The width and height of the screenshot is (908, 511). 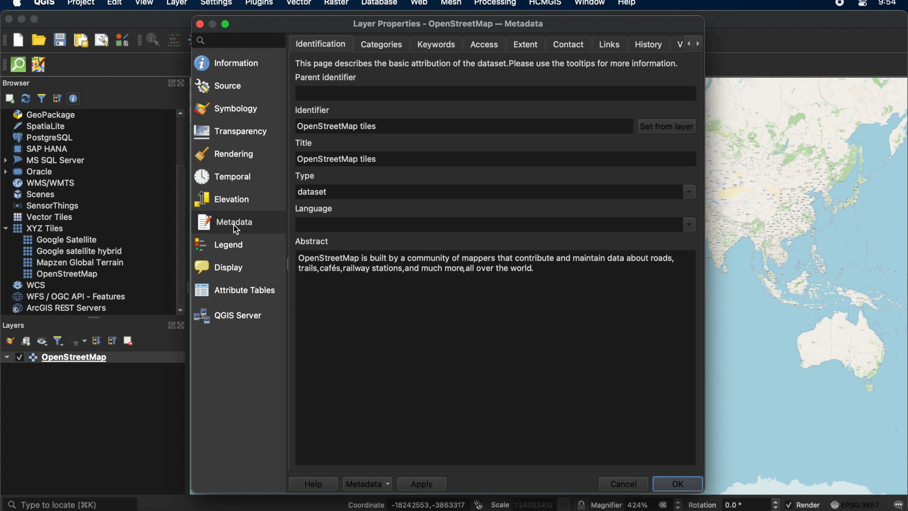 I want to click on toggle extents and mouse position display, so click(x=480, y=502).